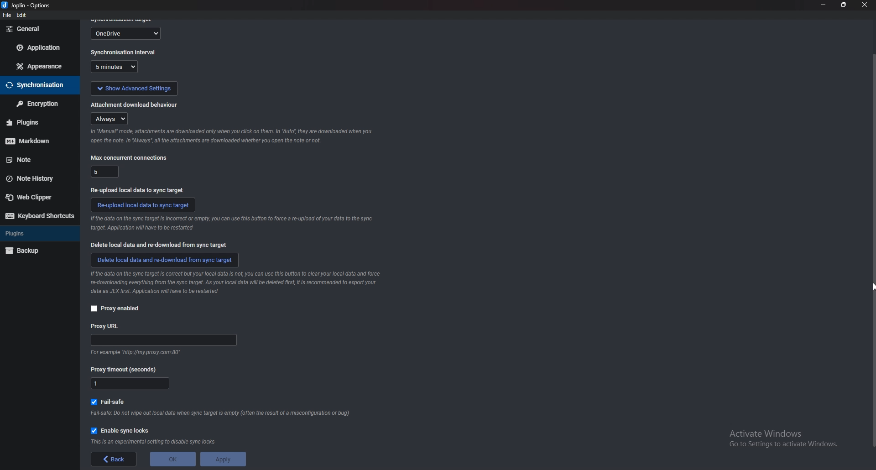  What do you see at coordinates (115, 460) in the screenshot?
I see `back` at bounding box center [115, 460].